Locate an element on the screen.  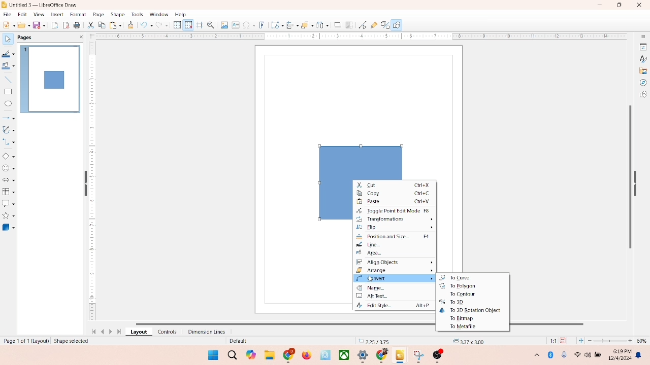
shapes is located at coordinates (643, 95).